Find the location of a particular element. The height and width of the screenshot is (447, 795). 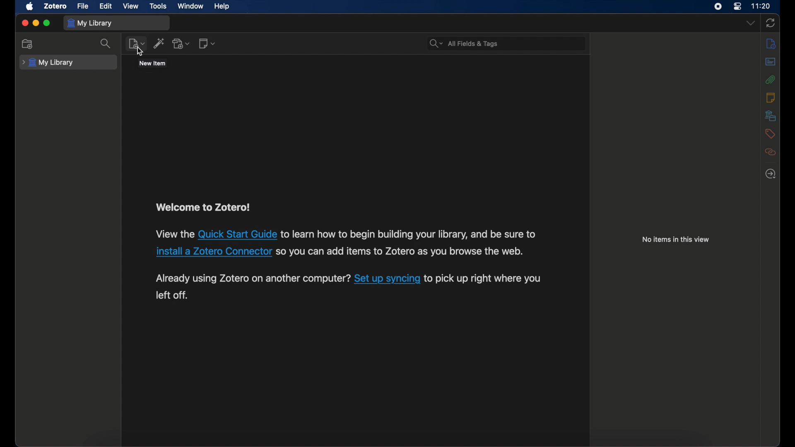

add note is located at coordinates (207, 43).